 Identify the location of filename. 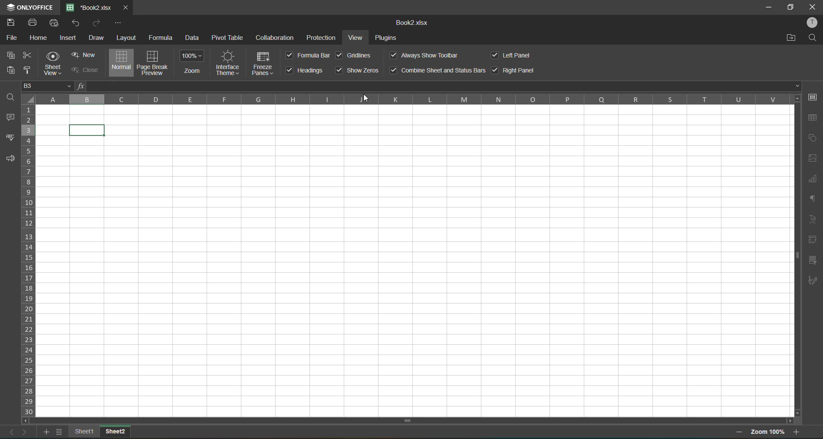
(410, 23).